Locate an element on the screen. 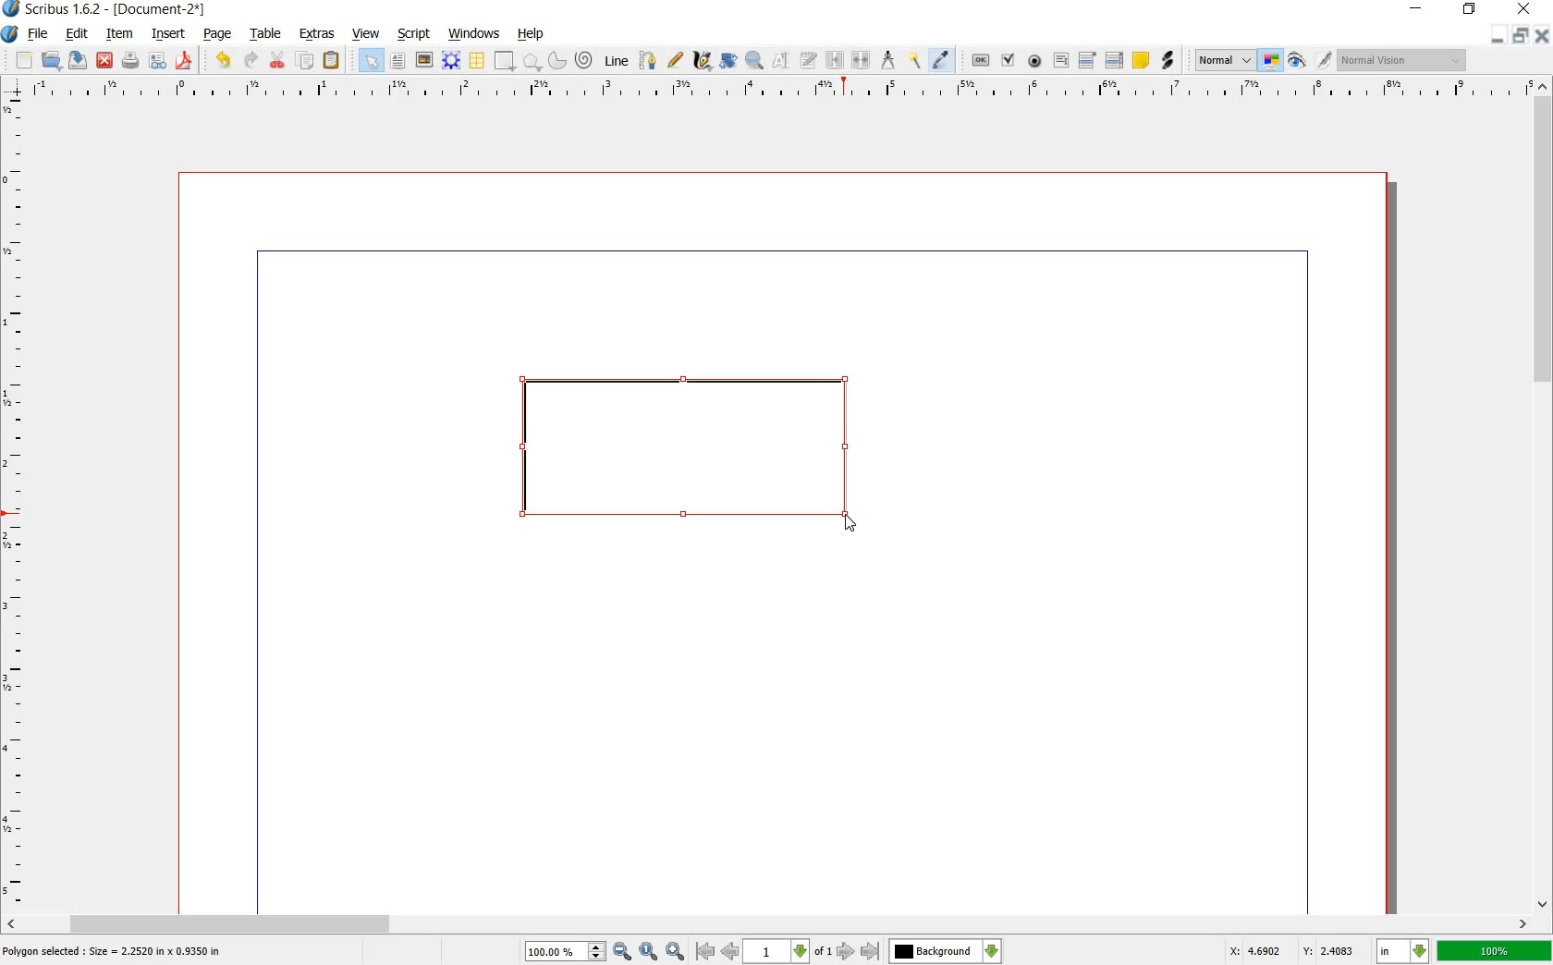 The image size is (1553, 965). TEXT ANNOATATION is located at coordinates (1140, 61).